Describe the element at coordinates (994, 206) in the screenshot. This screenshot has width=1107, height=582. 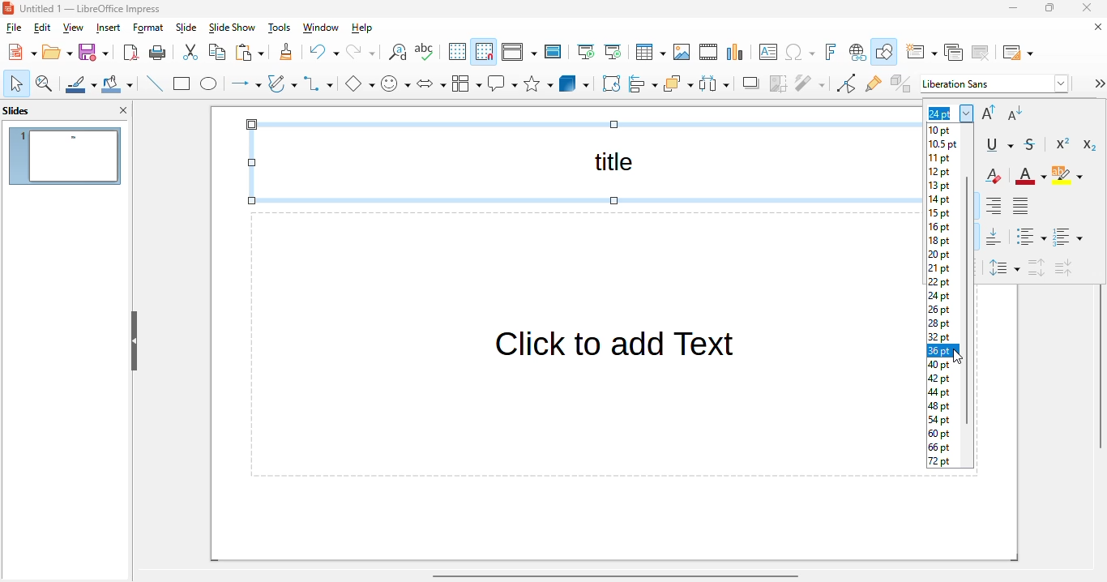
I see `align right` at that location.